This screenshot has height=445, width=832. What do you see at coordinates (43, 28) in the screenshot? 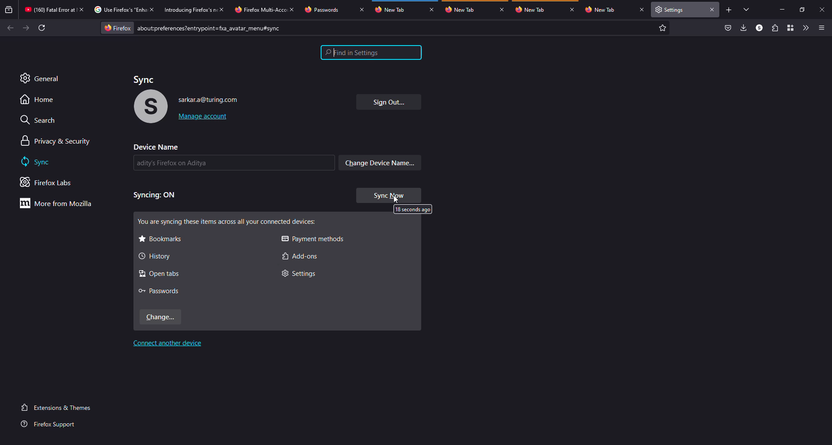
I see `refresh` at bounding box center [43, 28].